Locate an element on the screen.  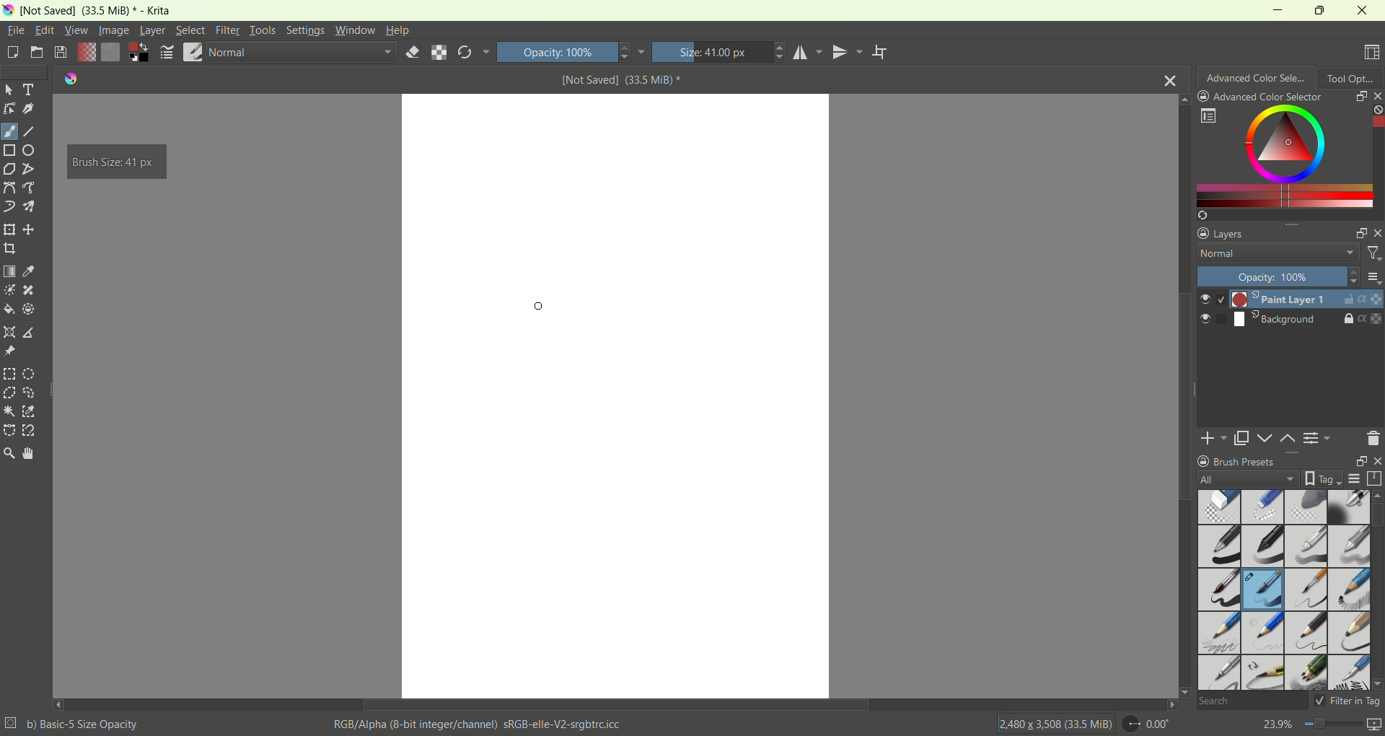
reload is located at coordinates (473, 52).